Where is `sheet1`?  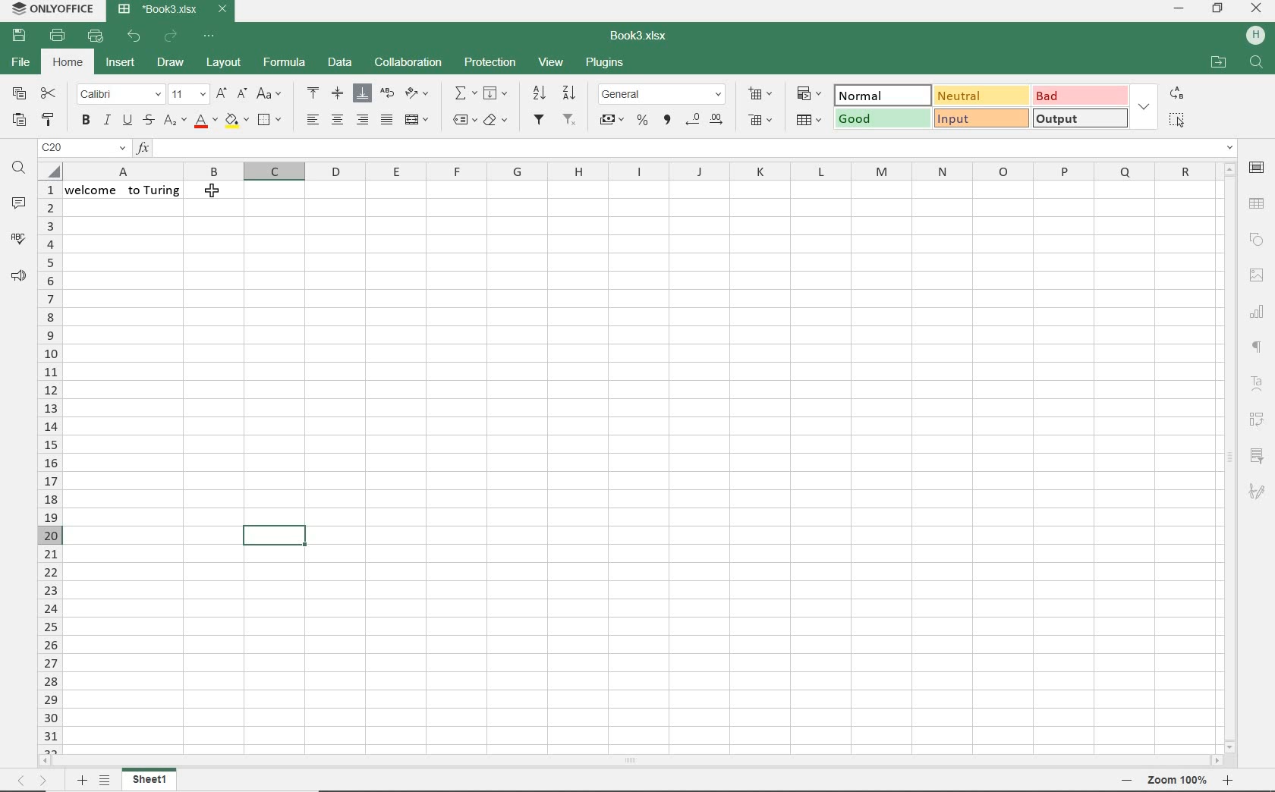
sheet1 is located at coordinates (149, 781).